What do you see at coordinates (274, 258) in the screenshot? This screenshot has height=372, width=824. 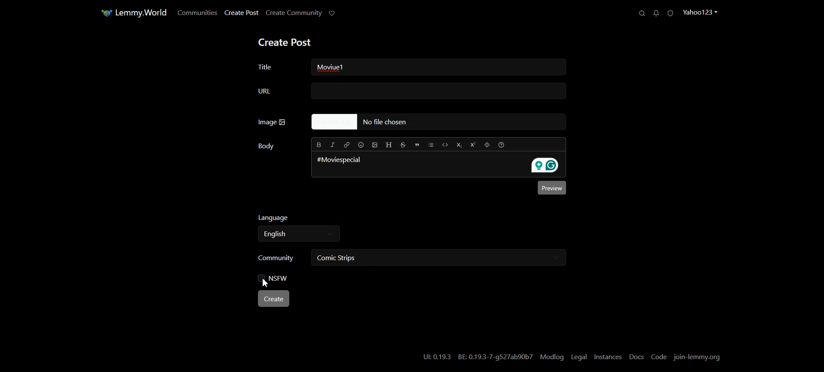 I see `Community` at bounding box center [274, 258].